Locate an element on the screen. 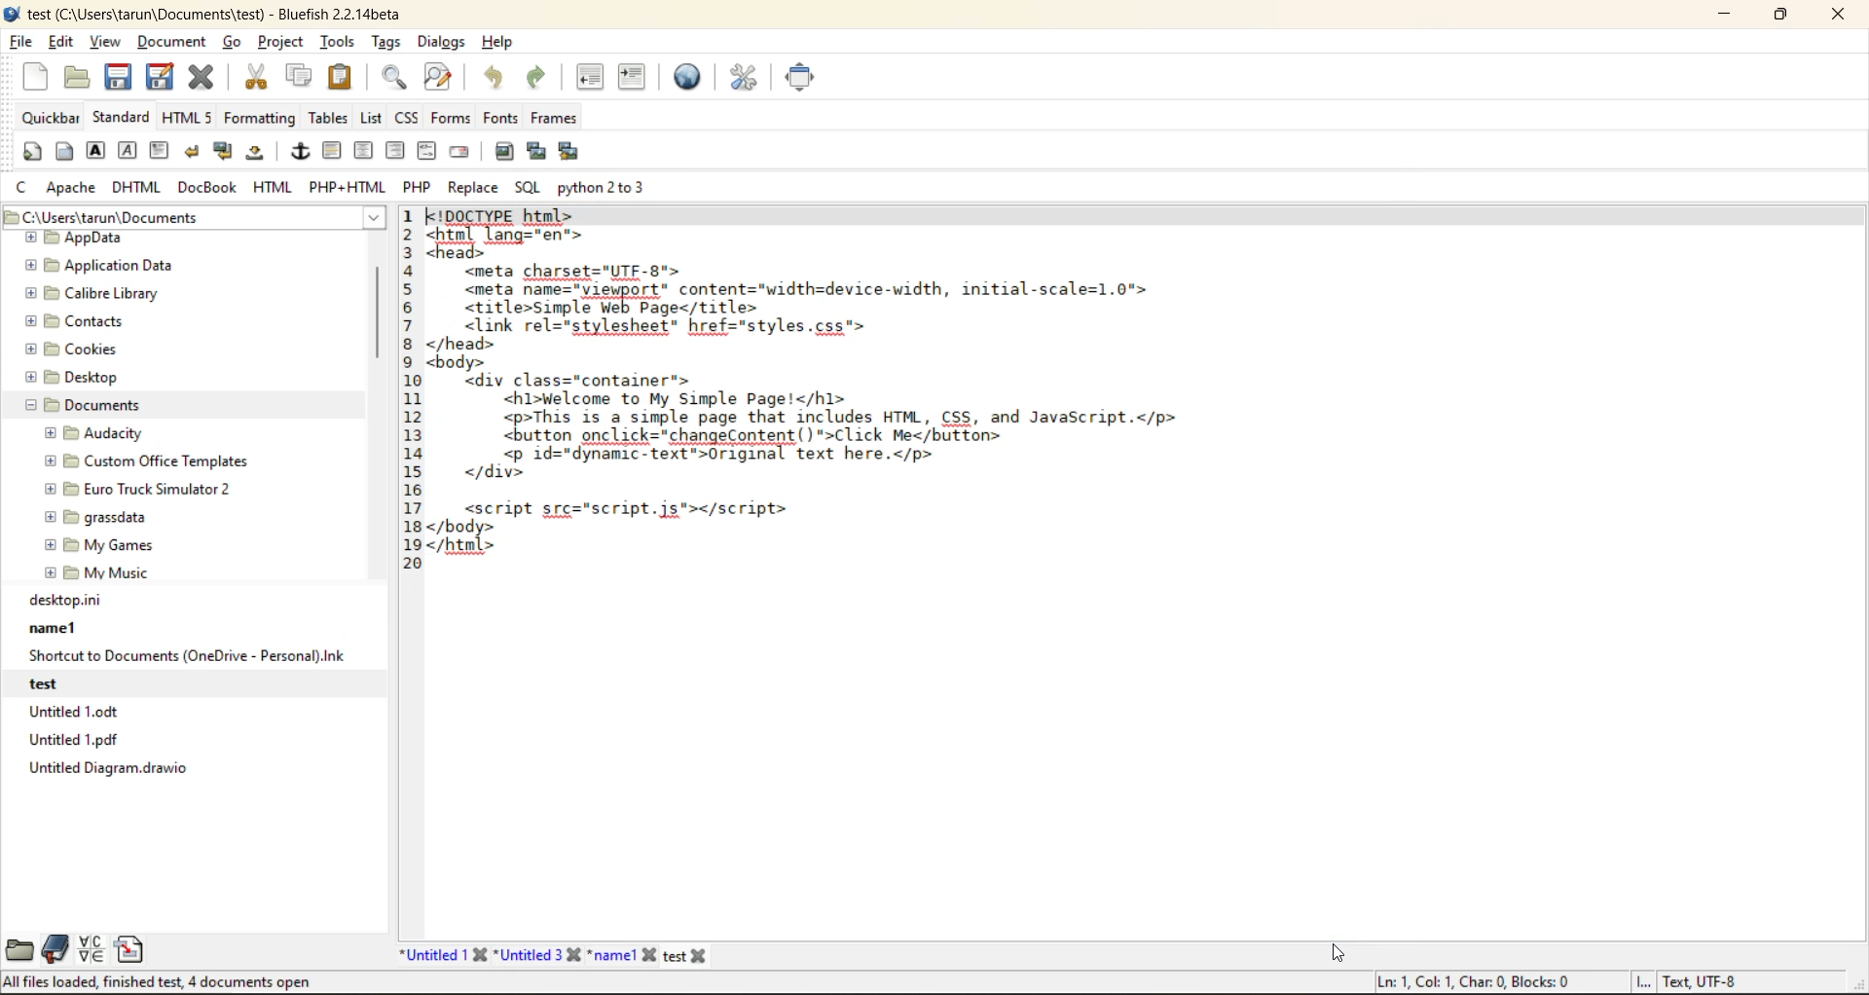 The height and width of the screenshot is (995, 1869). edit is located at coordinates (62, 43).